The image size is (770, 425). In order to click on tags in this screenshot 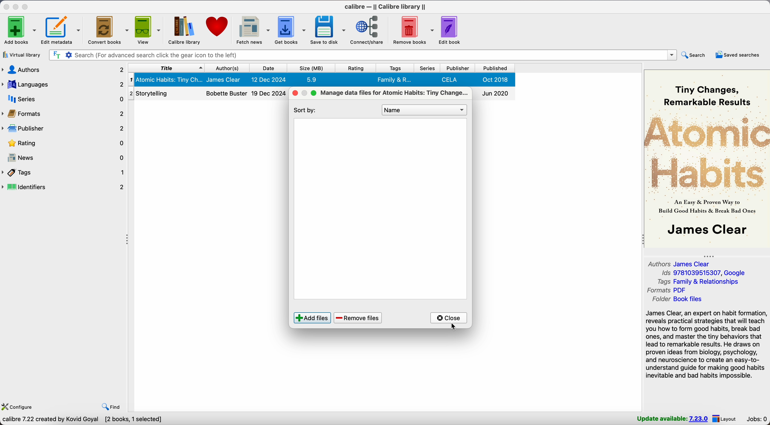, I will do `click(64, 172)`.